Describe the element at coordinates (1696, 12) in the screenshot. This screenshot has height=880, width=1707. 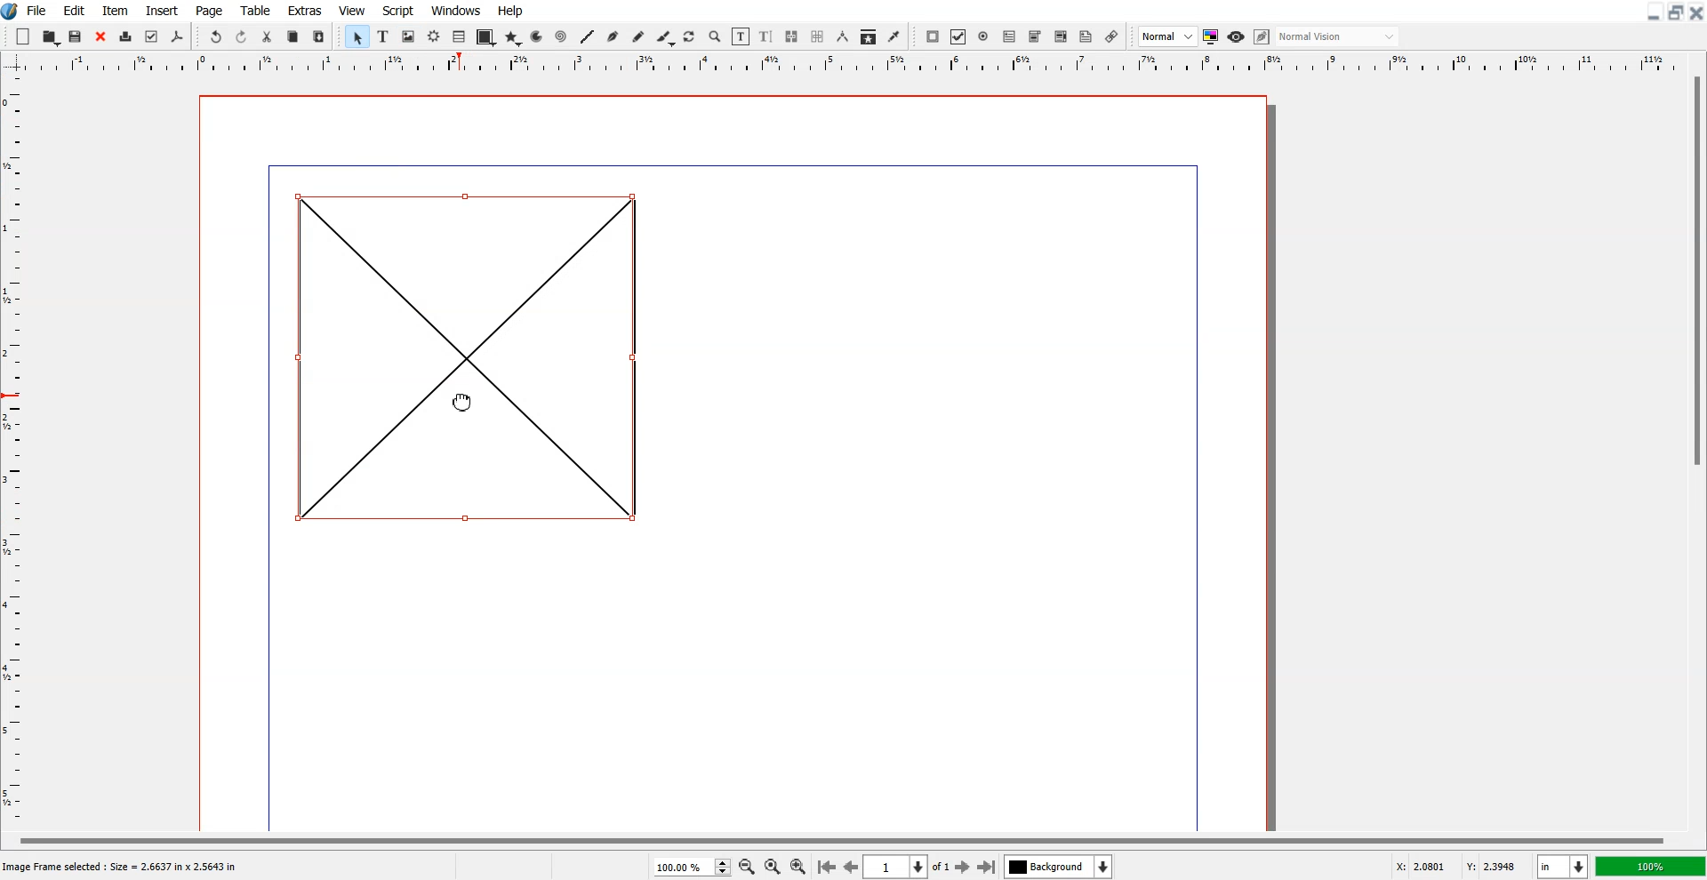
I see `Close` at that location.